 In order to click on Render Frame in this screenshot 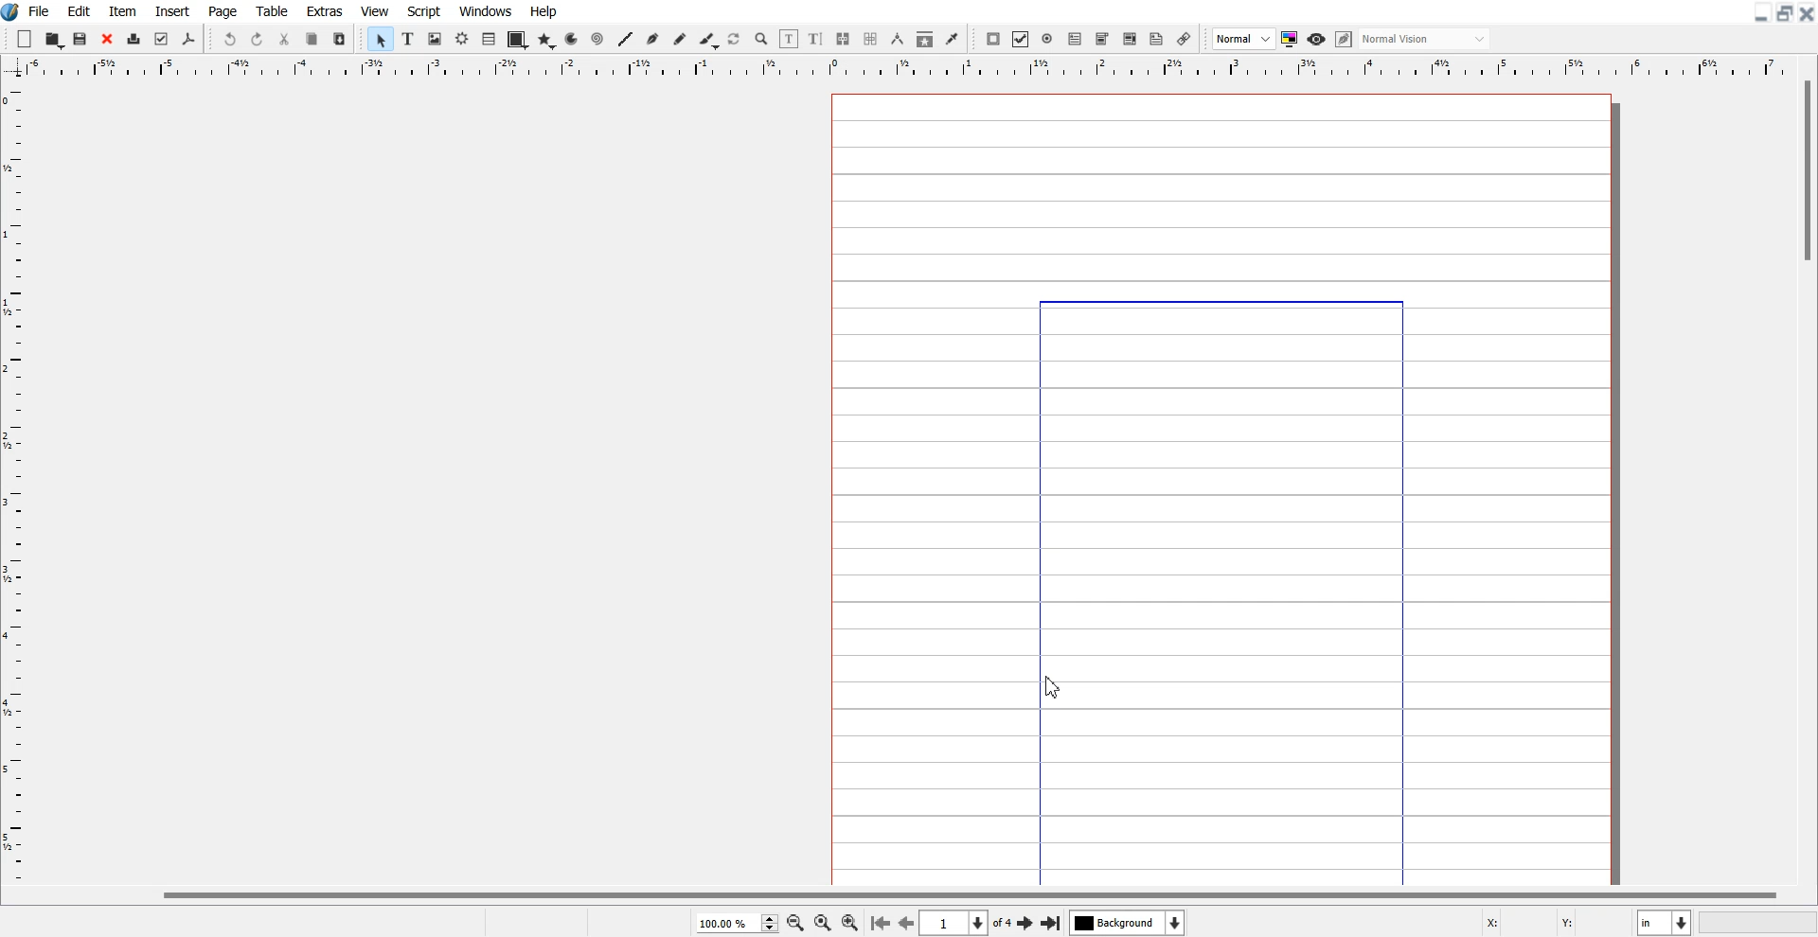, I will do `click(462, 39)`.